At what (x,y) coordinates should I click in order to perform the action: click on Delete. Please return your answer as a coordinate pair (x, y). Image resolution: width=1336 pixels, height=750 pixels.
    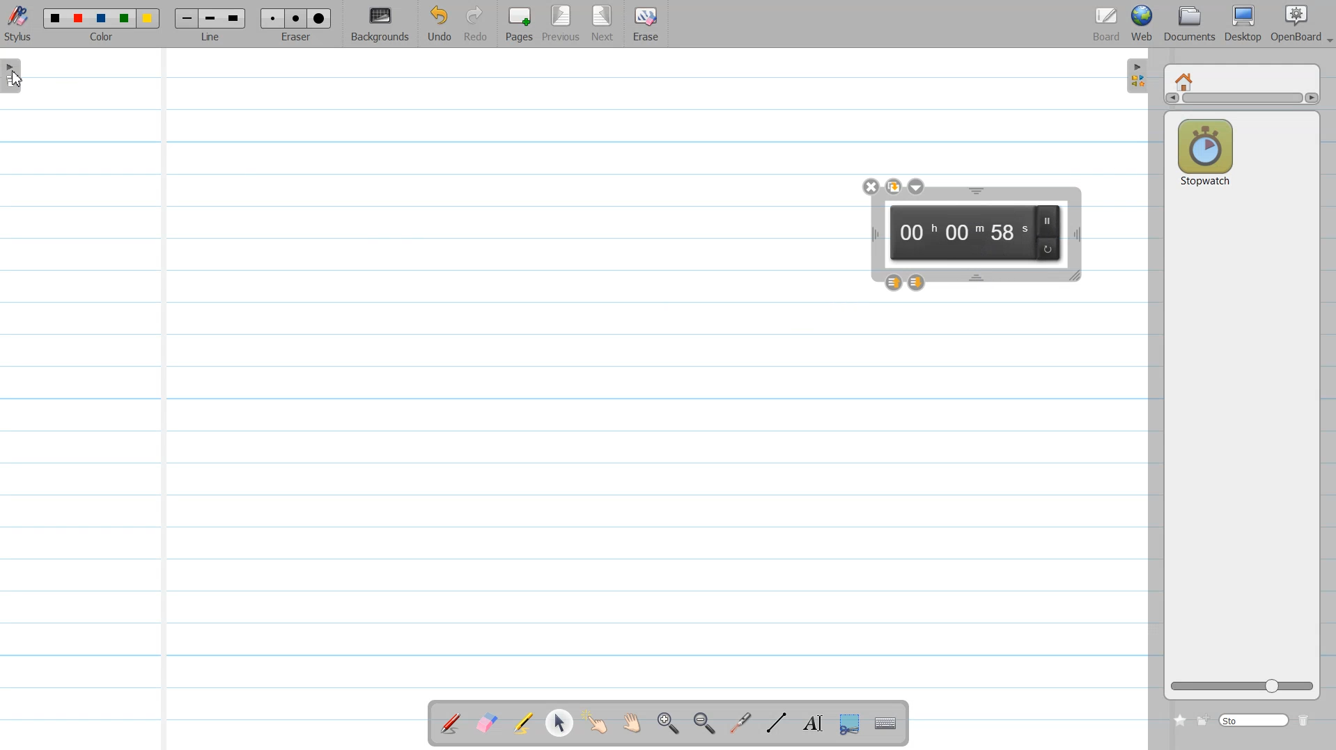
    Looking at the image, I should click on (1307, 720).